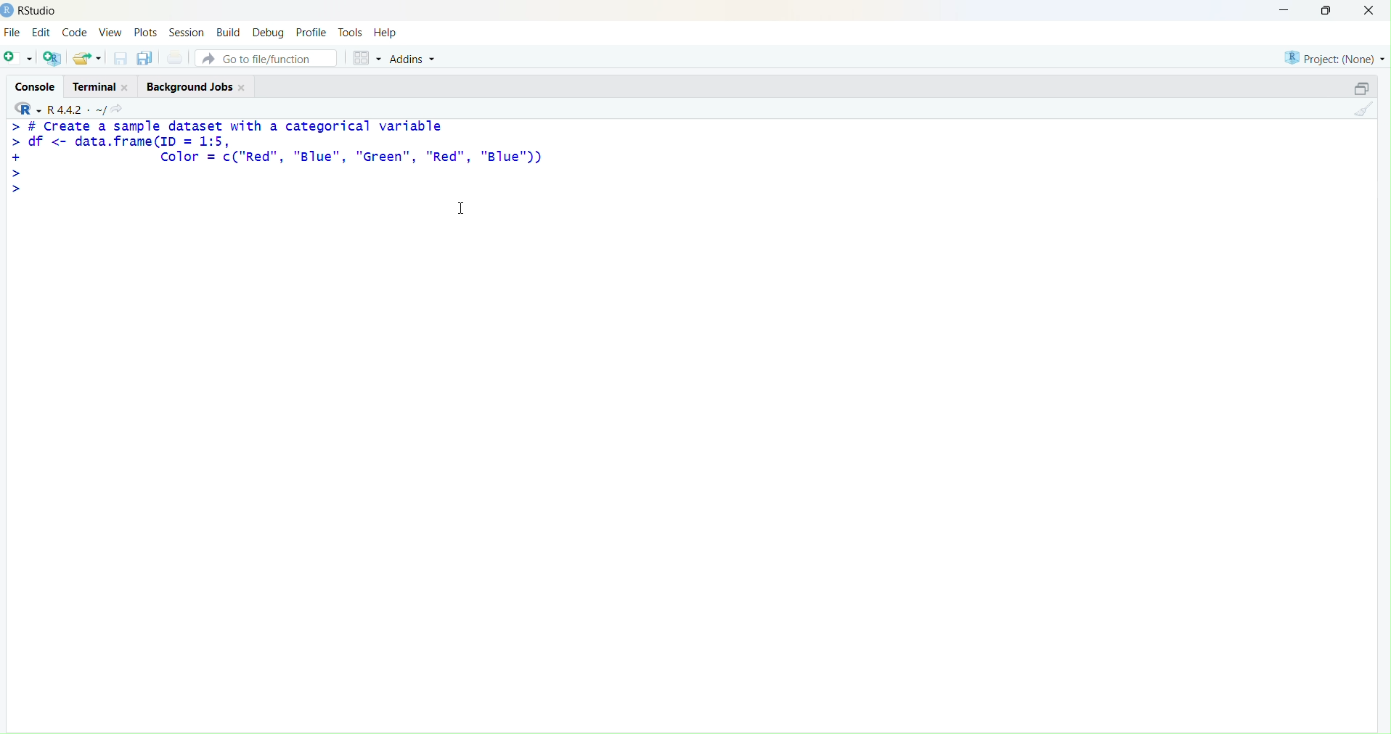 The image size is (1391, 734). Describe the element at coordinates (177, 57) in the screenshot. I see `print` at that location.